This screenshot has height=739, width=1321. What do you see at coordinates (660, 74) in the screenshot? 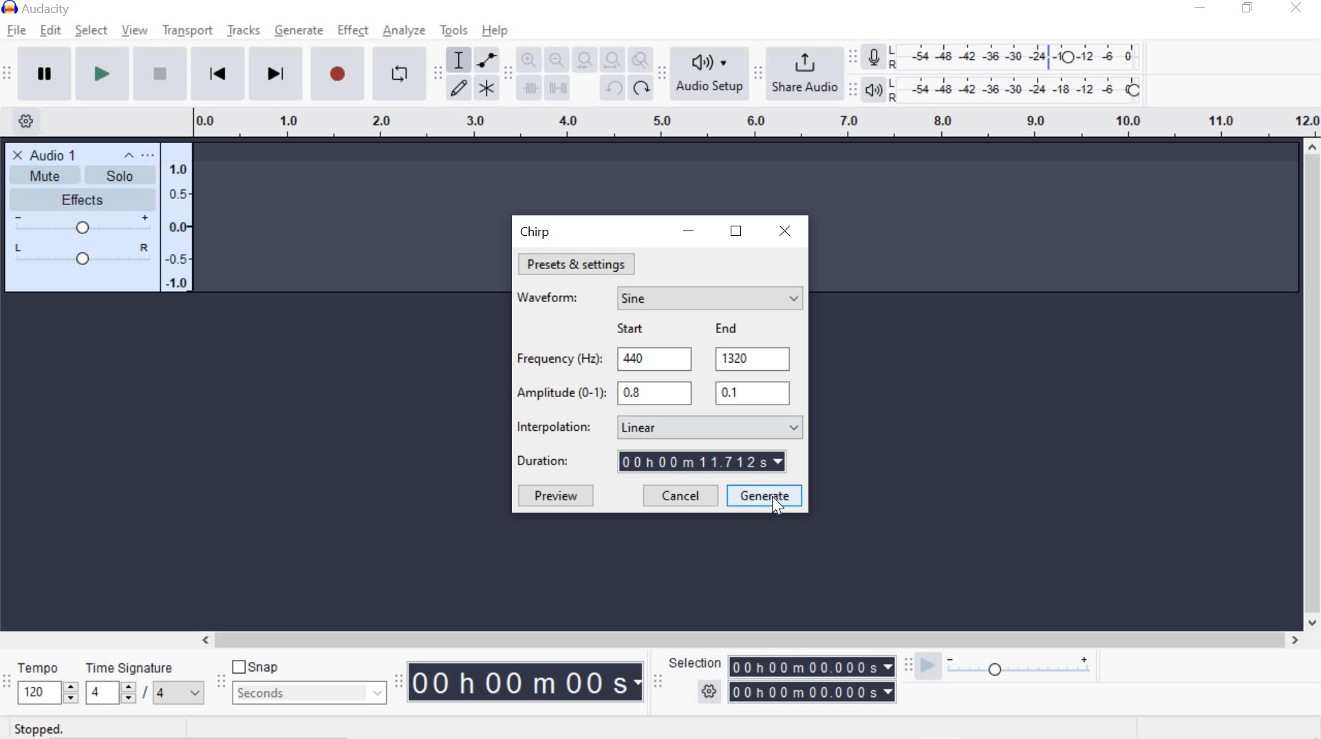
I see `Audio setup toolbar` at bounding box center [660, 74].